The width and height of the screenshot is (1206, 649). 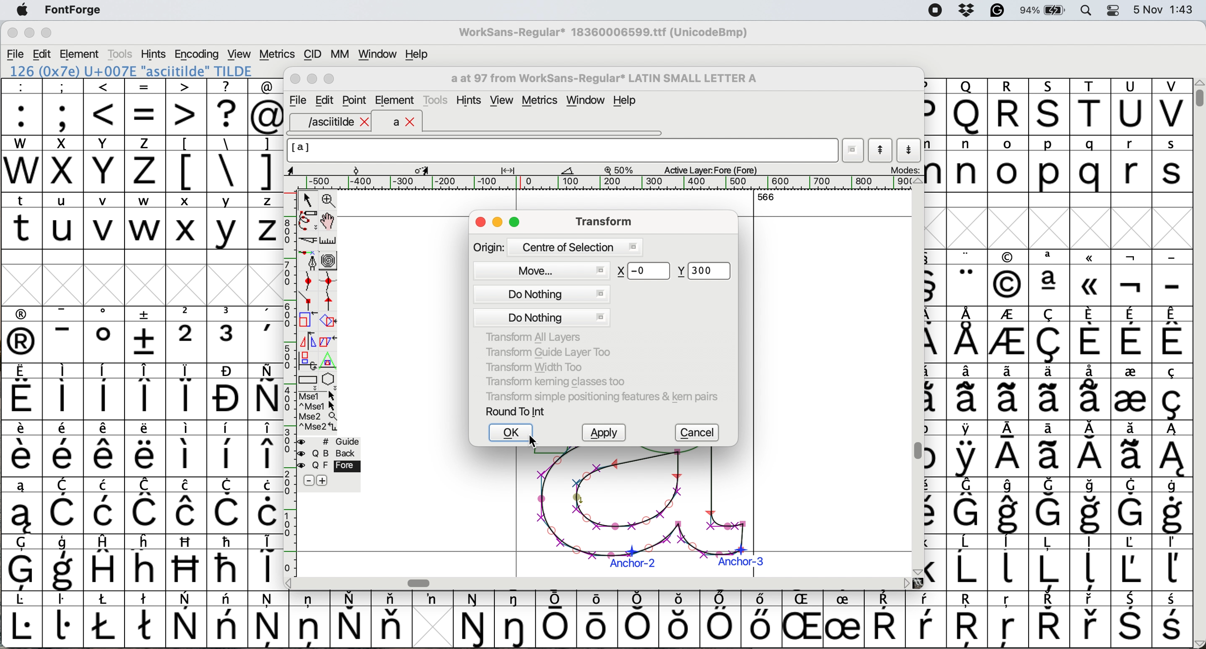 I want to click on rotate the selection, so click(x=333, y=322).